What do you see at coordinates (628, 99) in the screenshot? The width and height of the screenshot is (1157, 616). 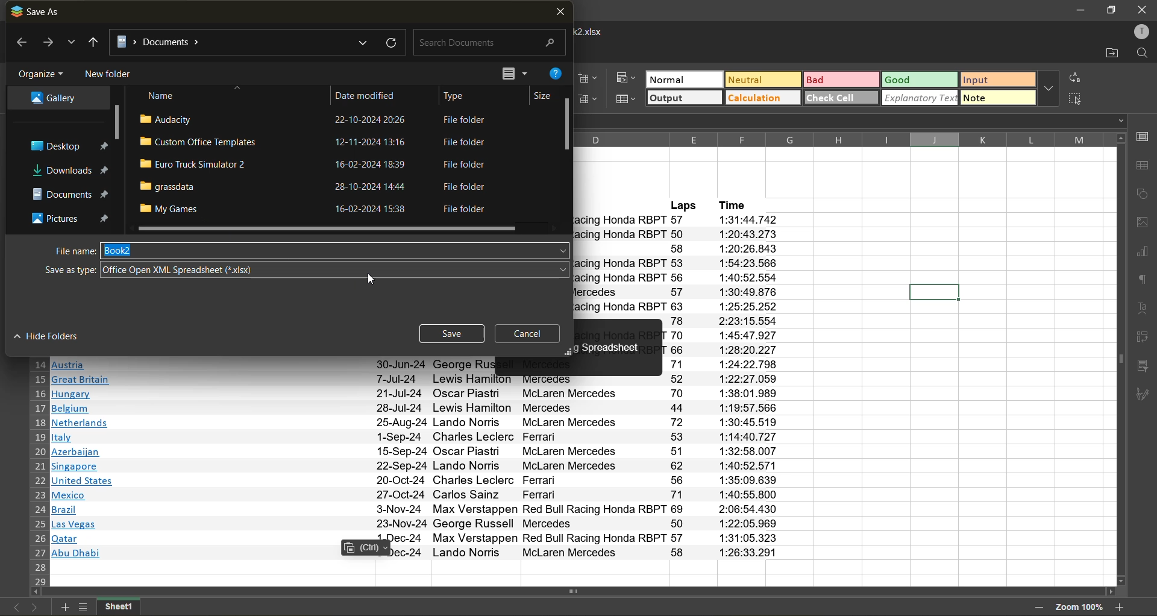 I see `format as table` at bounding box center [628, 99].